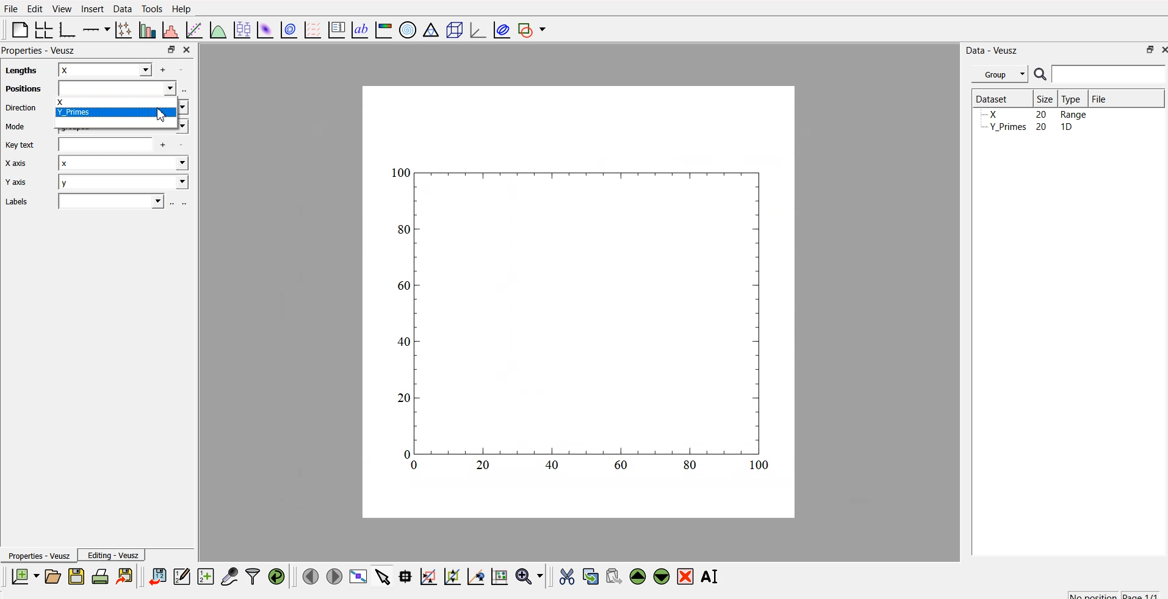 The width and height of the screenshot is (1168, 599). Describe the element at coordinates (122, 8) in the screenshot. I see `Data` at that location.